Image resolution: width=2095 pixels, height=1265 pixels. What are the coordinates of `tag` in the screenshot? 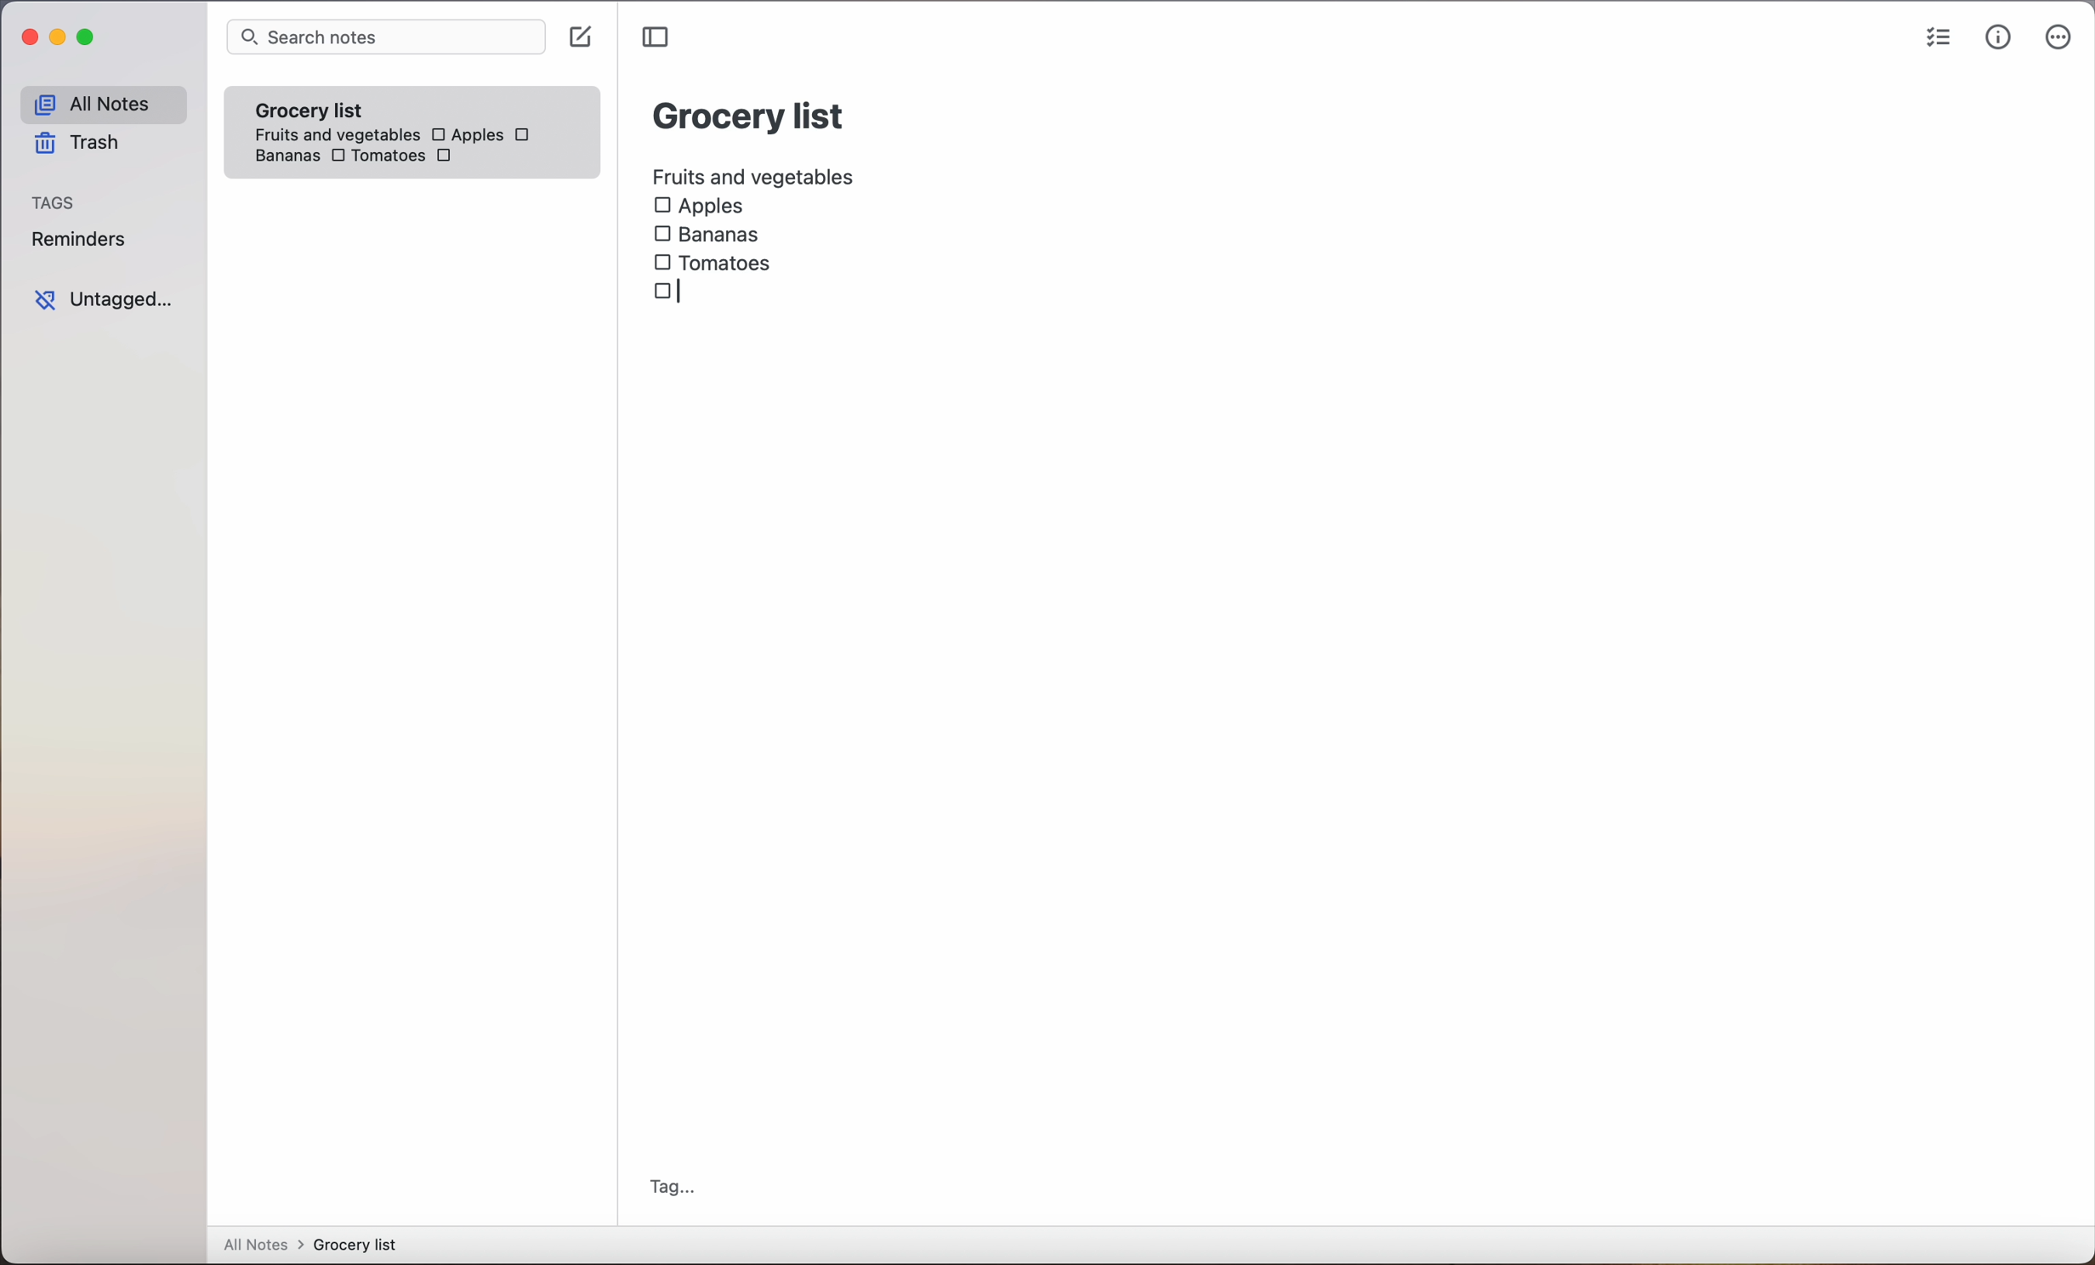 It's located at (673, 1187).